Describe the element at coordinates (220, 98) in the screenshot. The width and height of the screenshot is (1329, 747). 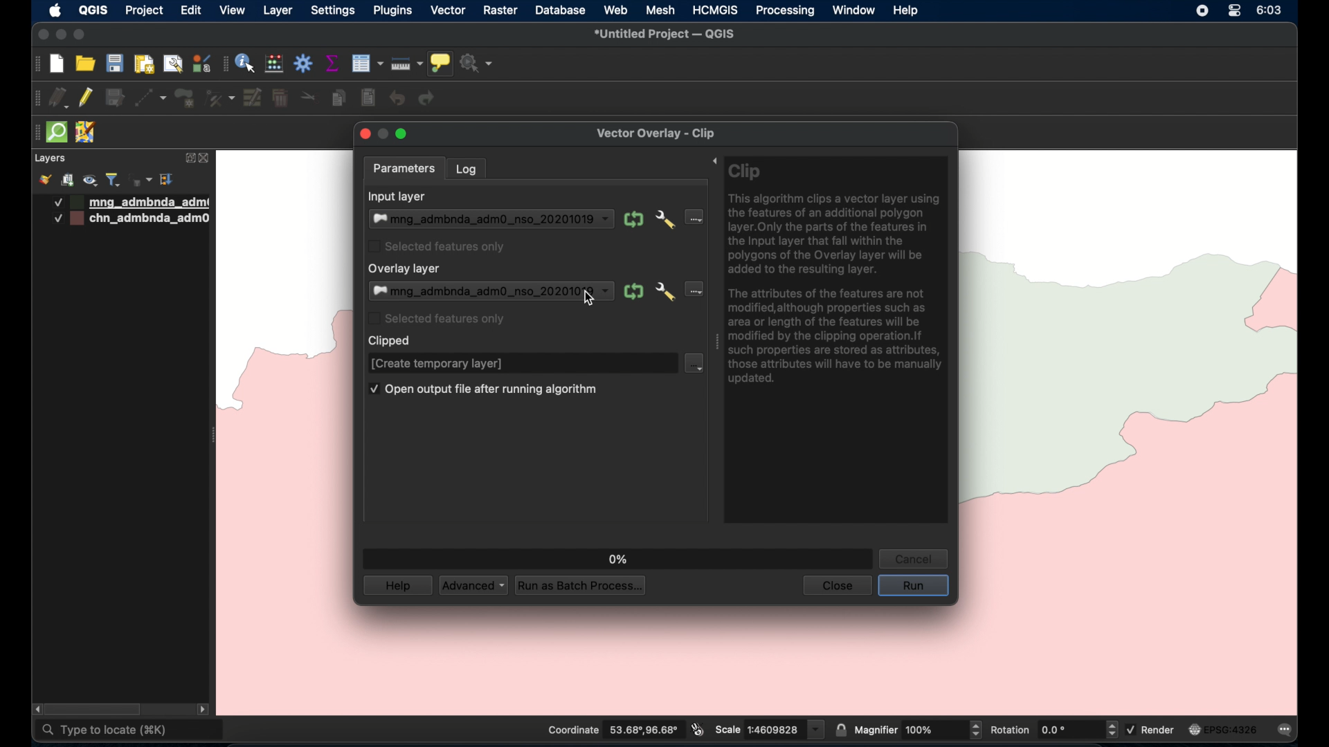
I see `vertex tool` at that location.